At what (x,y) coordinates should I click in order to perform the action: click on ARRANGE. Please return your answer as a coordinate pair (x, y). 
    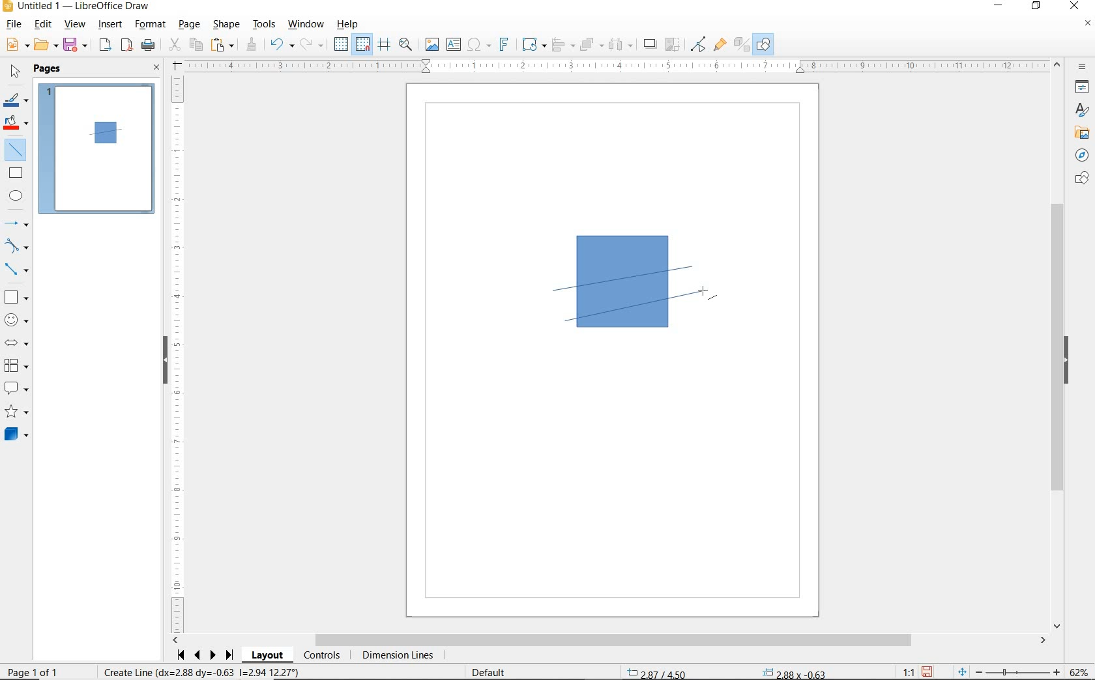
    Looking at the image, I should click on (592, 44).